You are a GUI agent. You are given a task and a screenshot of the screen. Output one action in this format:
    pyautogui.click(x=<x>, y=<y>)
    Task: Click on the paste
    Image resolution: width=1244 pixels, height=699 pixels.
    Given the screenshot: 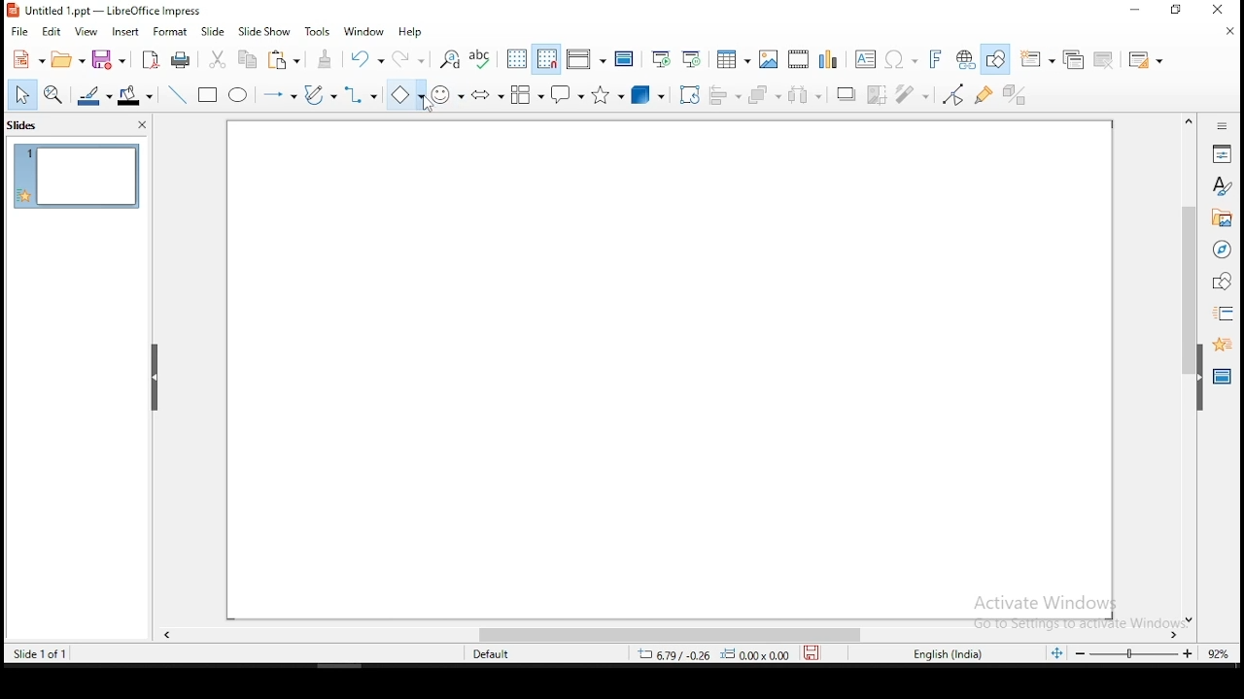 What is the action you would take?
    pyautogui.click(x=327, y=59)
    